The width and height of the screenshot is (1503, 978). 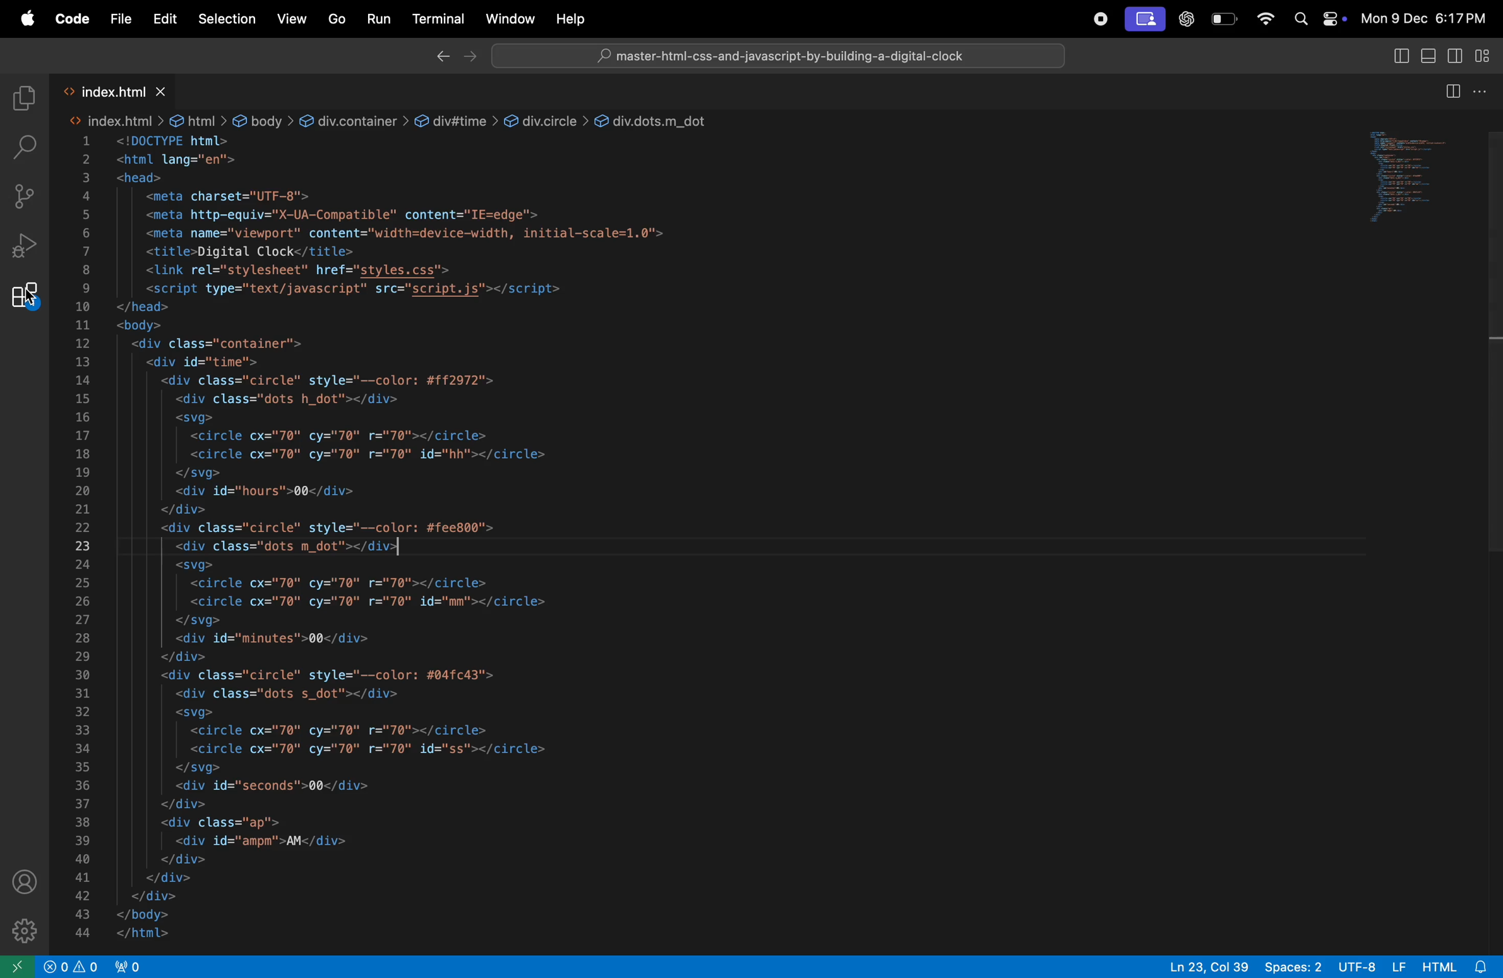 What do you see at coordinates (440, 55) in the screenshot?
I see `go back` at bounding box center [440, 55].